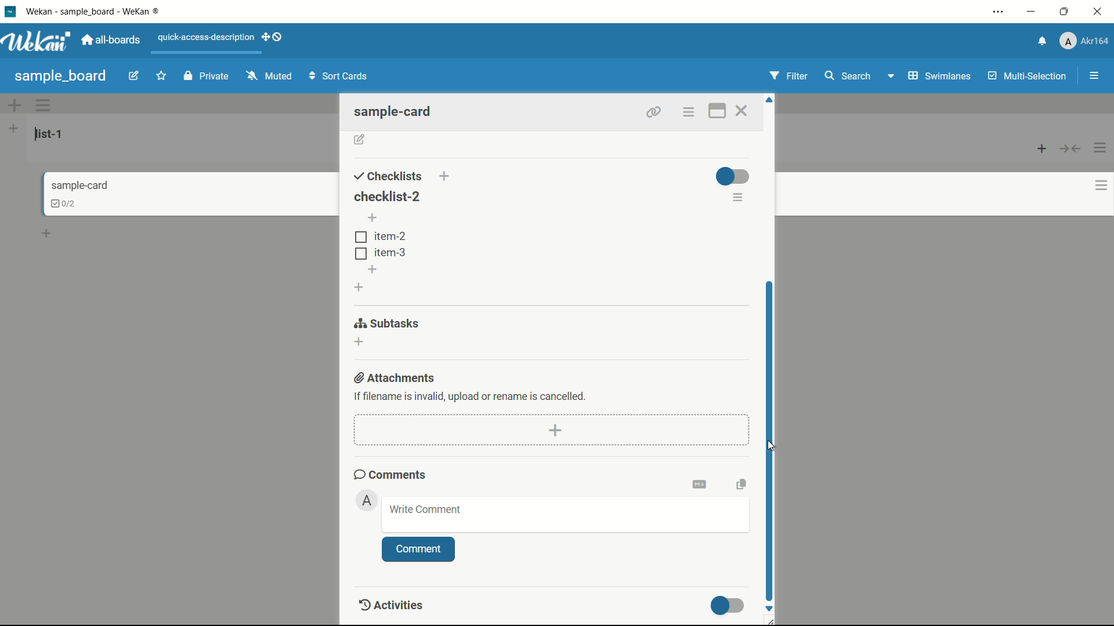 The width and height of the screenshot is (1114, 626). I want to click on muted, so click(267, 77).